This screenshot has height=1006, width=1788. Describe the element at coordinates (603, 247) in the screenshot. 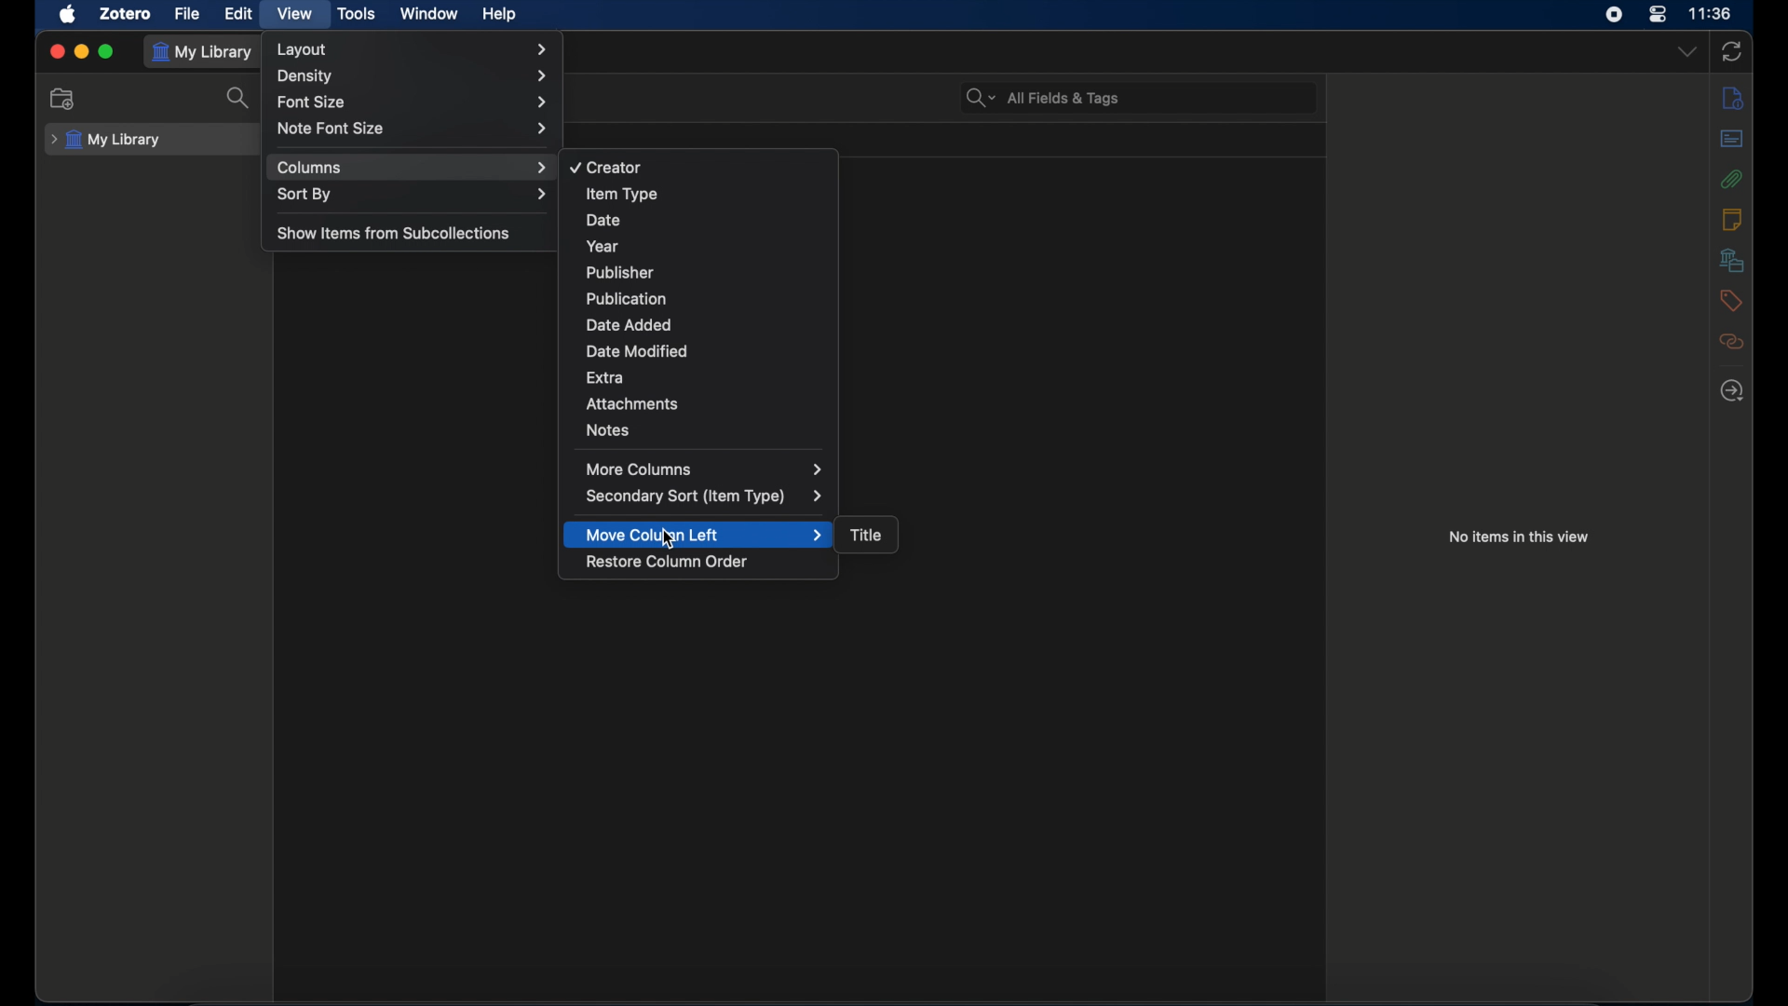

I see `year` at that location.